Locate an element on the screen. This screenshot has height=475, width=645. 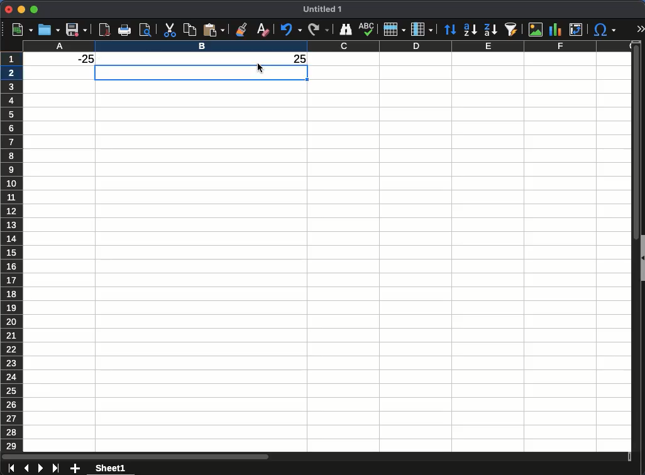
pdf reader is located at coordinates (106, 30).